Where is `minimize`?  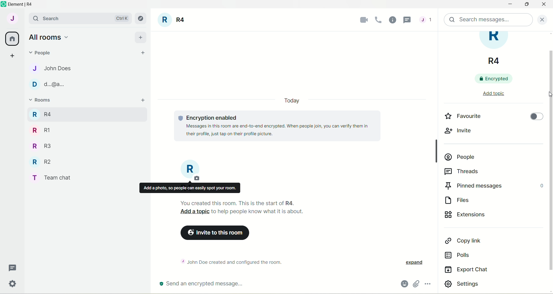
minimize is located at coordinates (509, 5).